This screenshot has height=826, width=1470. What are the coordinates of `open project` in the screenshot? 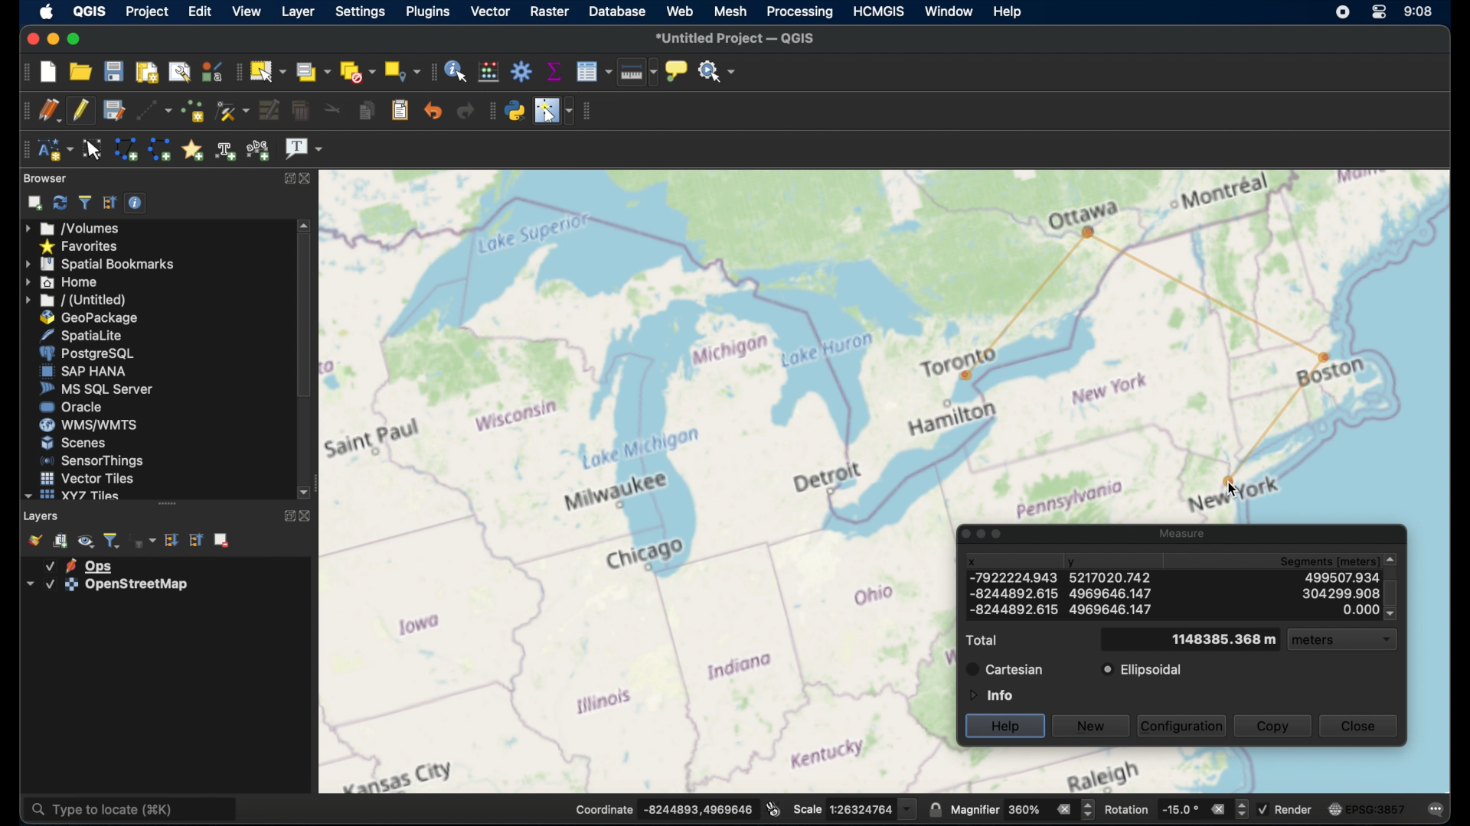 It's located at (83, 71).